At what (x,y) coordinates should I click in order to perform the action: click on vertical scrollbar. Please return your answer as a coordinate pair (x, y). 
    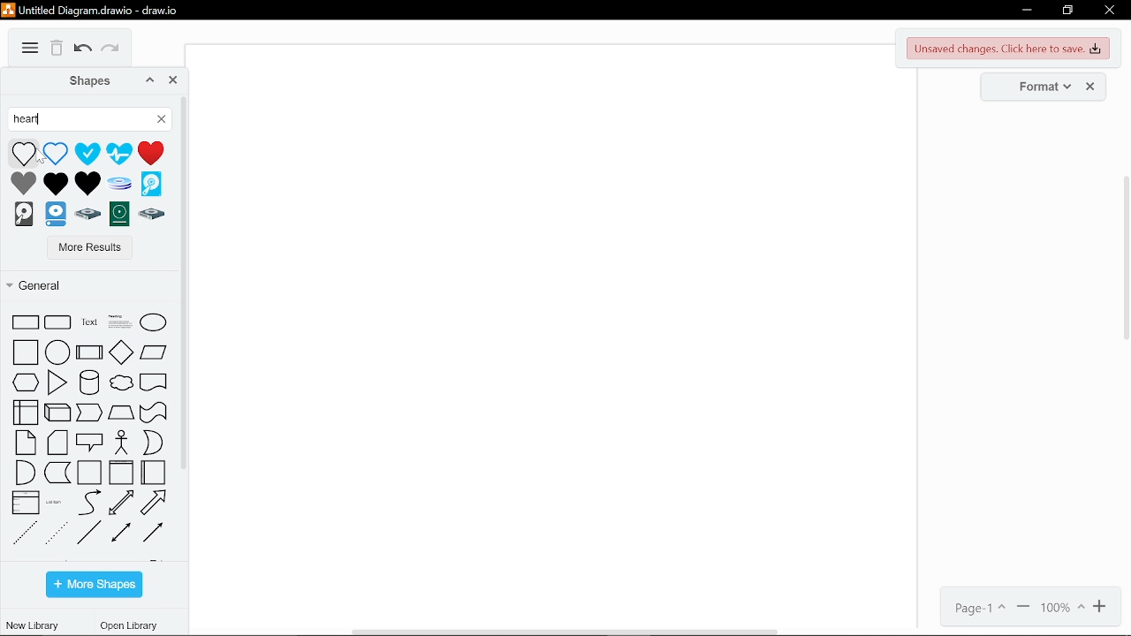
    Looking at the image, I should click on (1124, 257).